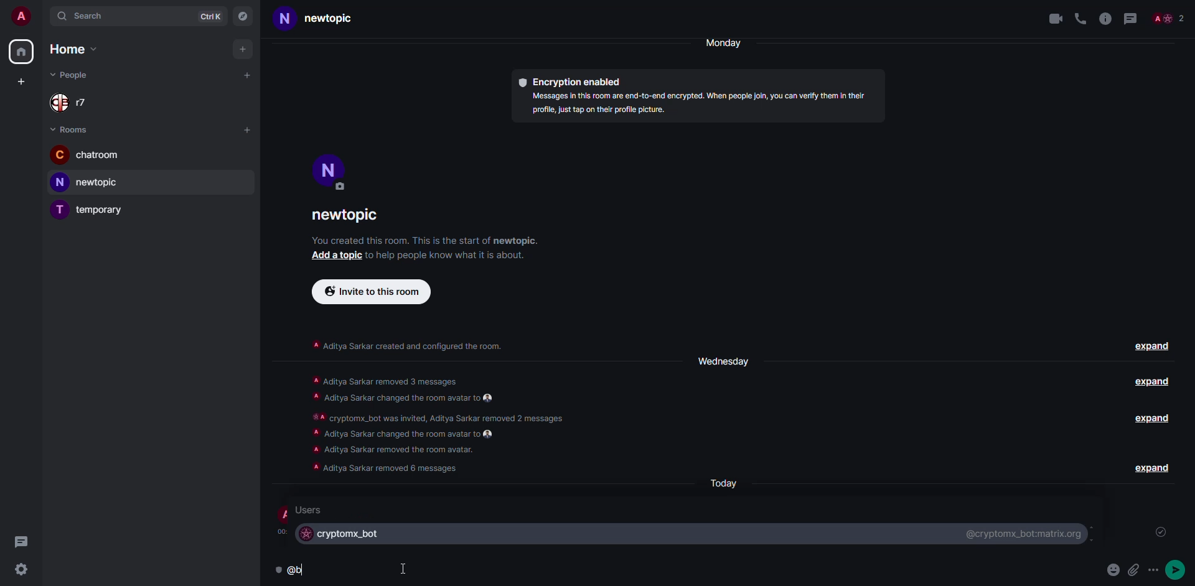 The image size is (1195, 586). What do you see at coordinates (573, 83) in the screenshot?
I see `encryption enabled` at bounding box center [573, 83].